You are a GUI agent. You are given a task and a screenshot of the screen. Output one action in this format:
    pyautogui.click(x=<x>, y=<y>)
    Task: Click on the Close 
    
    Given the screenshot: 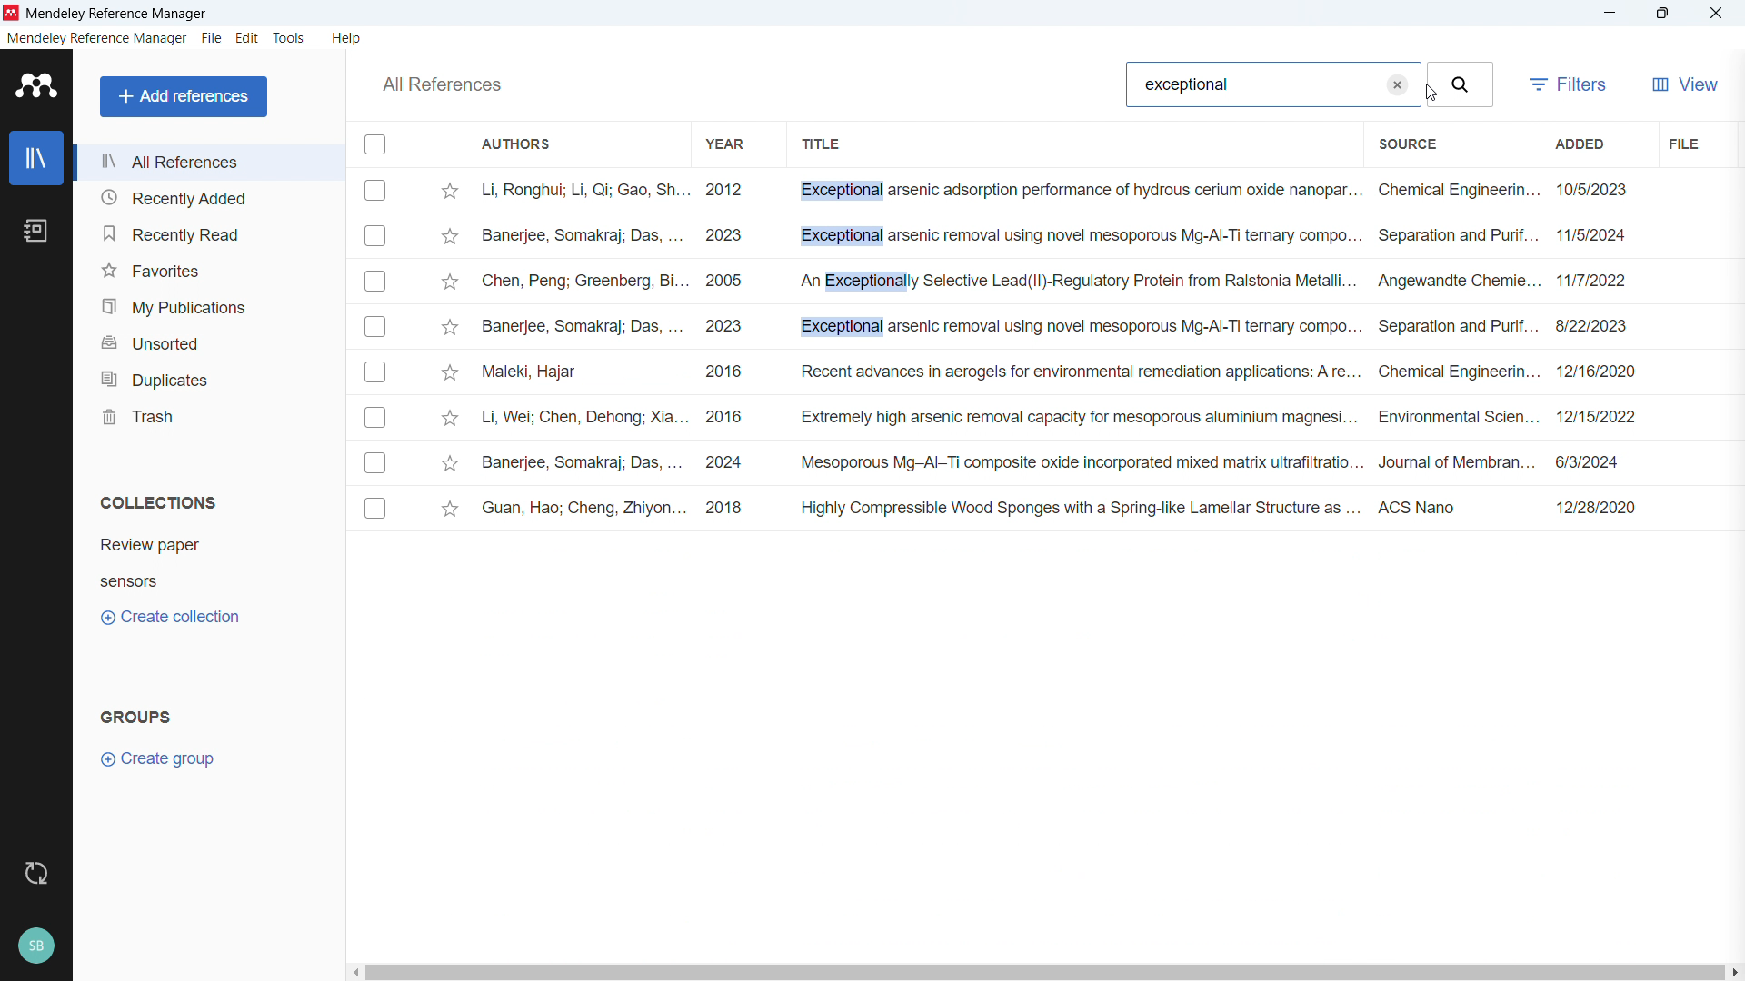 What is the action you would take?
    pyautogui.click(x=1715, y=14)
    